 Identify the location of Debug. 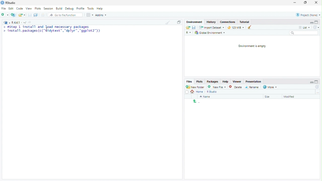
(69, 8).